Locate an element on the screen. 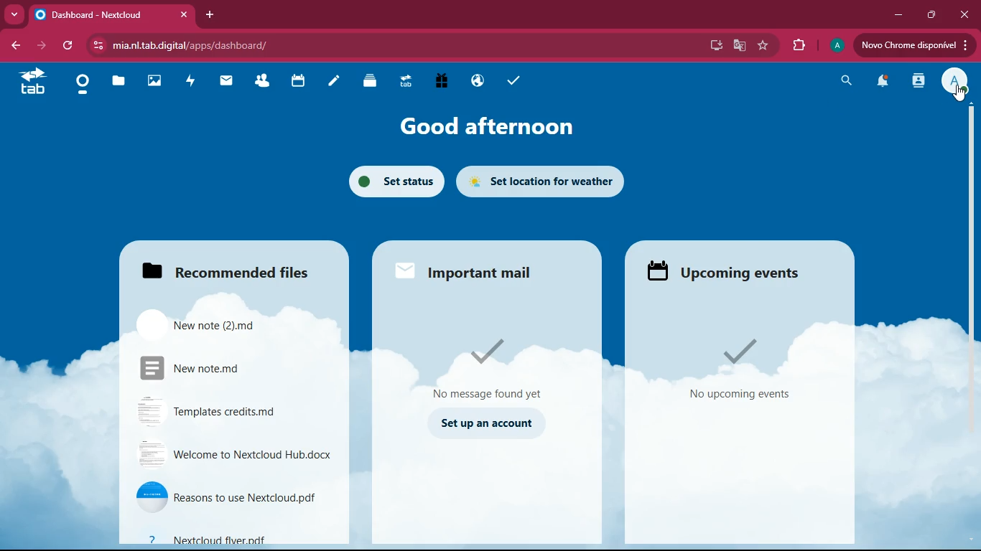 The image size is (981, 551). upcoming events is located at coordinates (735, 270).